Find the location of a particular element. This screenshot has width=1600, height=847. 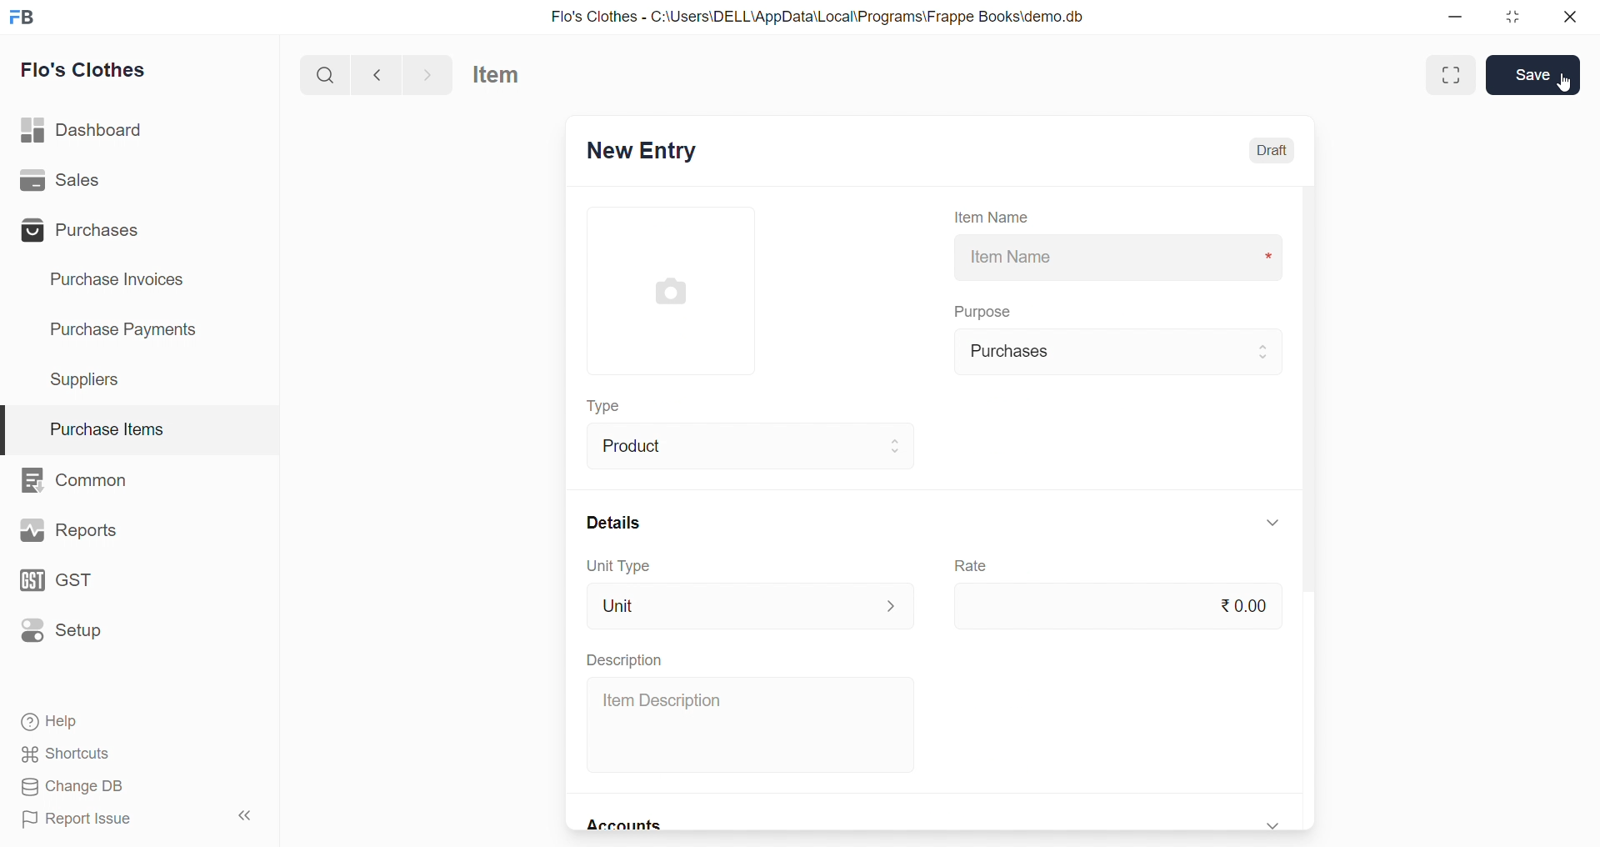

Unit is located at coordinates (752, 605).